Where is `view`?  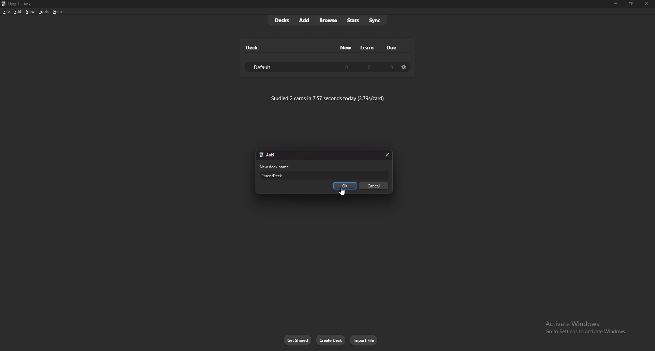
view is located at coordinates (30, 11).